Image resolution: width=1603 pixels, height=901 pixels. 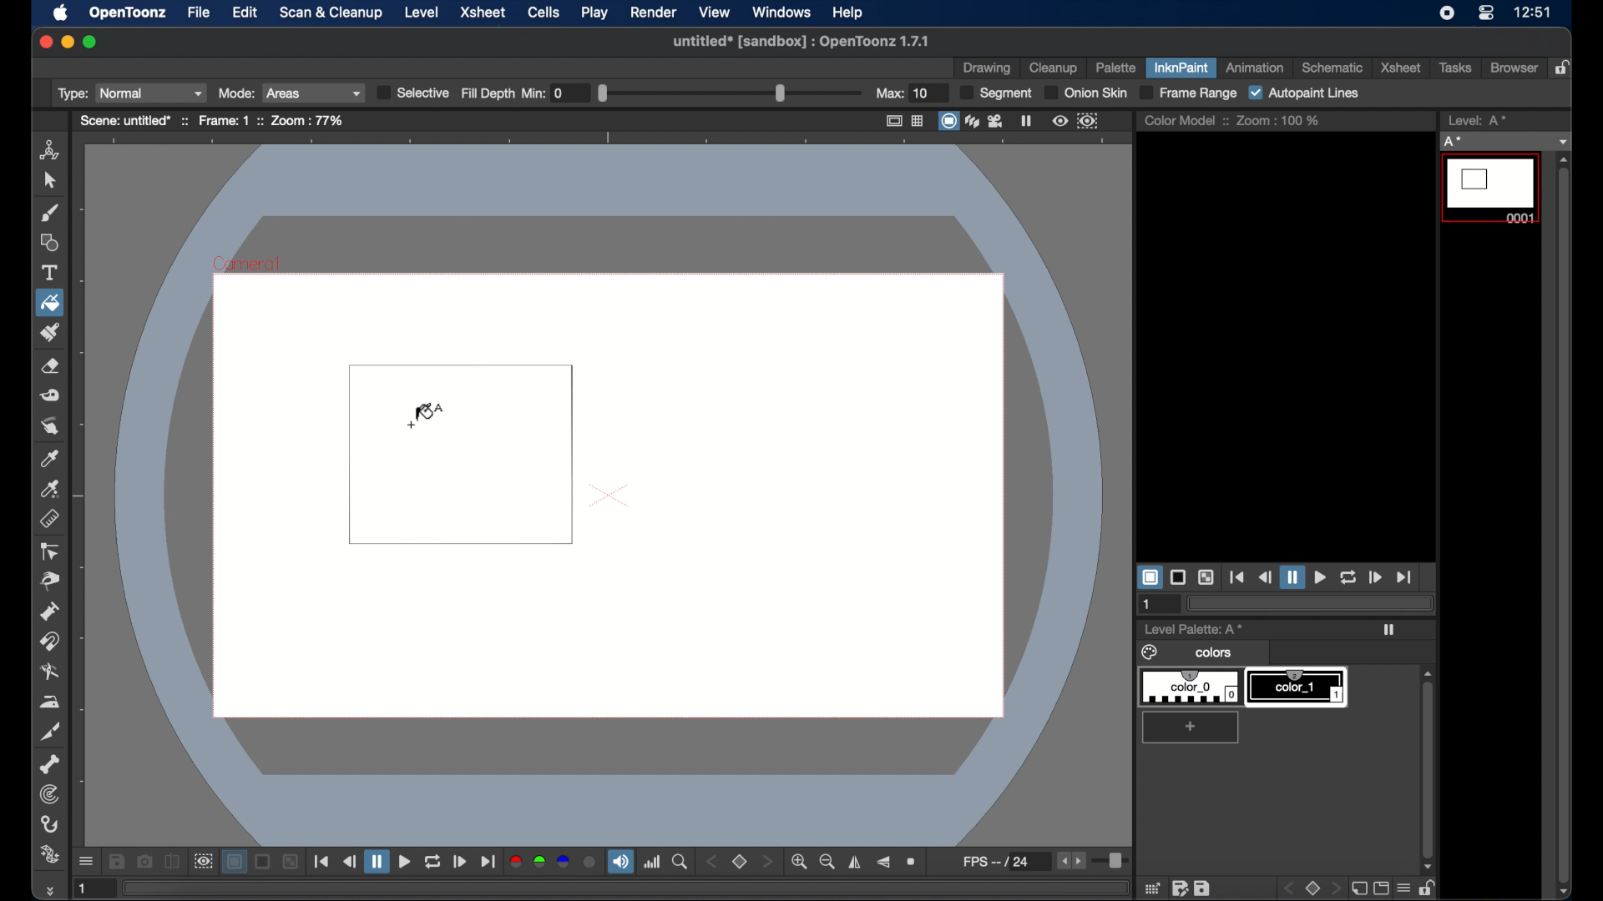 What do you see at coordinates (515, 862) in the screenshot?
I see `red channel` at bounding box center [515, 862].